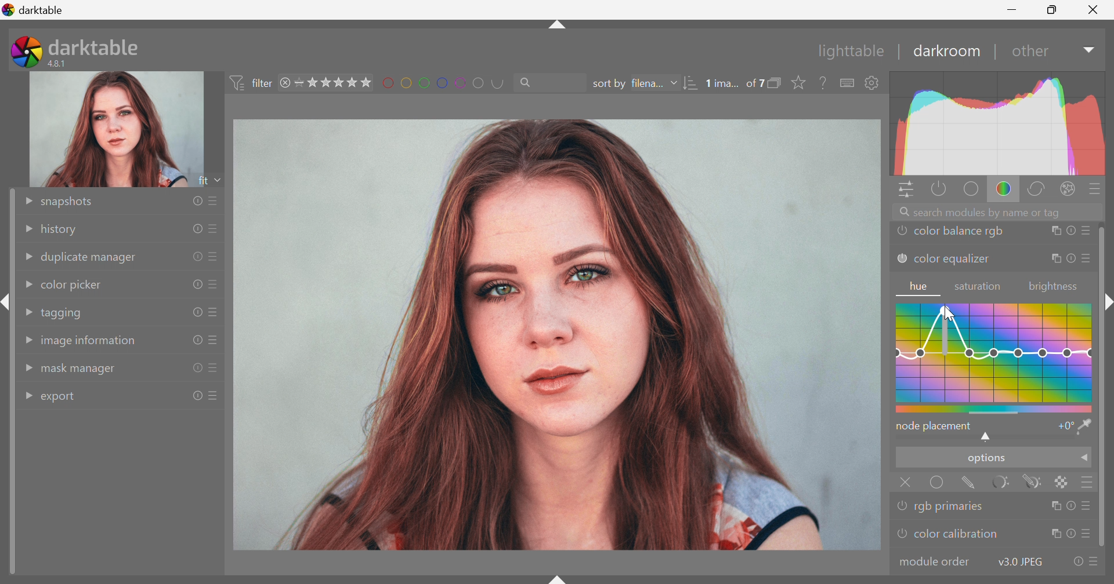 This screenshot has height=584, width=1114. What do you see at coordinates (1036, 483) in the screenshot?
I see `drawn & parametric mask` at bounding box center [1036, 483].